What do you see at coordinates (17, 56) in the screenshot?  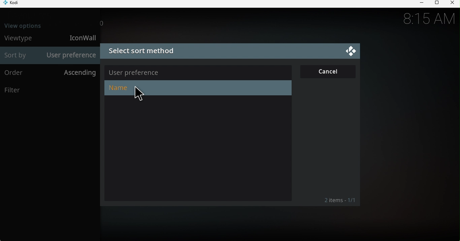 I see `Sort by` at bounding box center [17, 56].